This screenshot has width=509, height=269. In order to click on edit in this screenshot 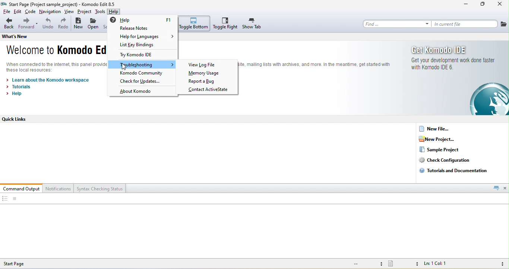, I will do `click(18, 12)`.